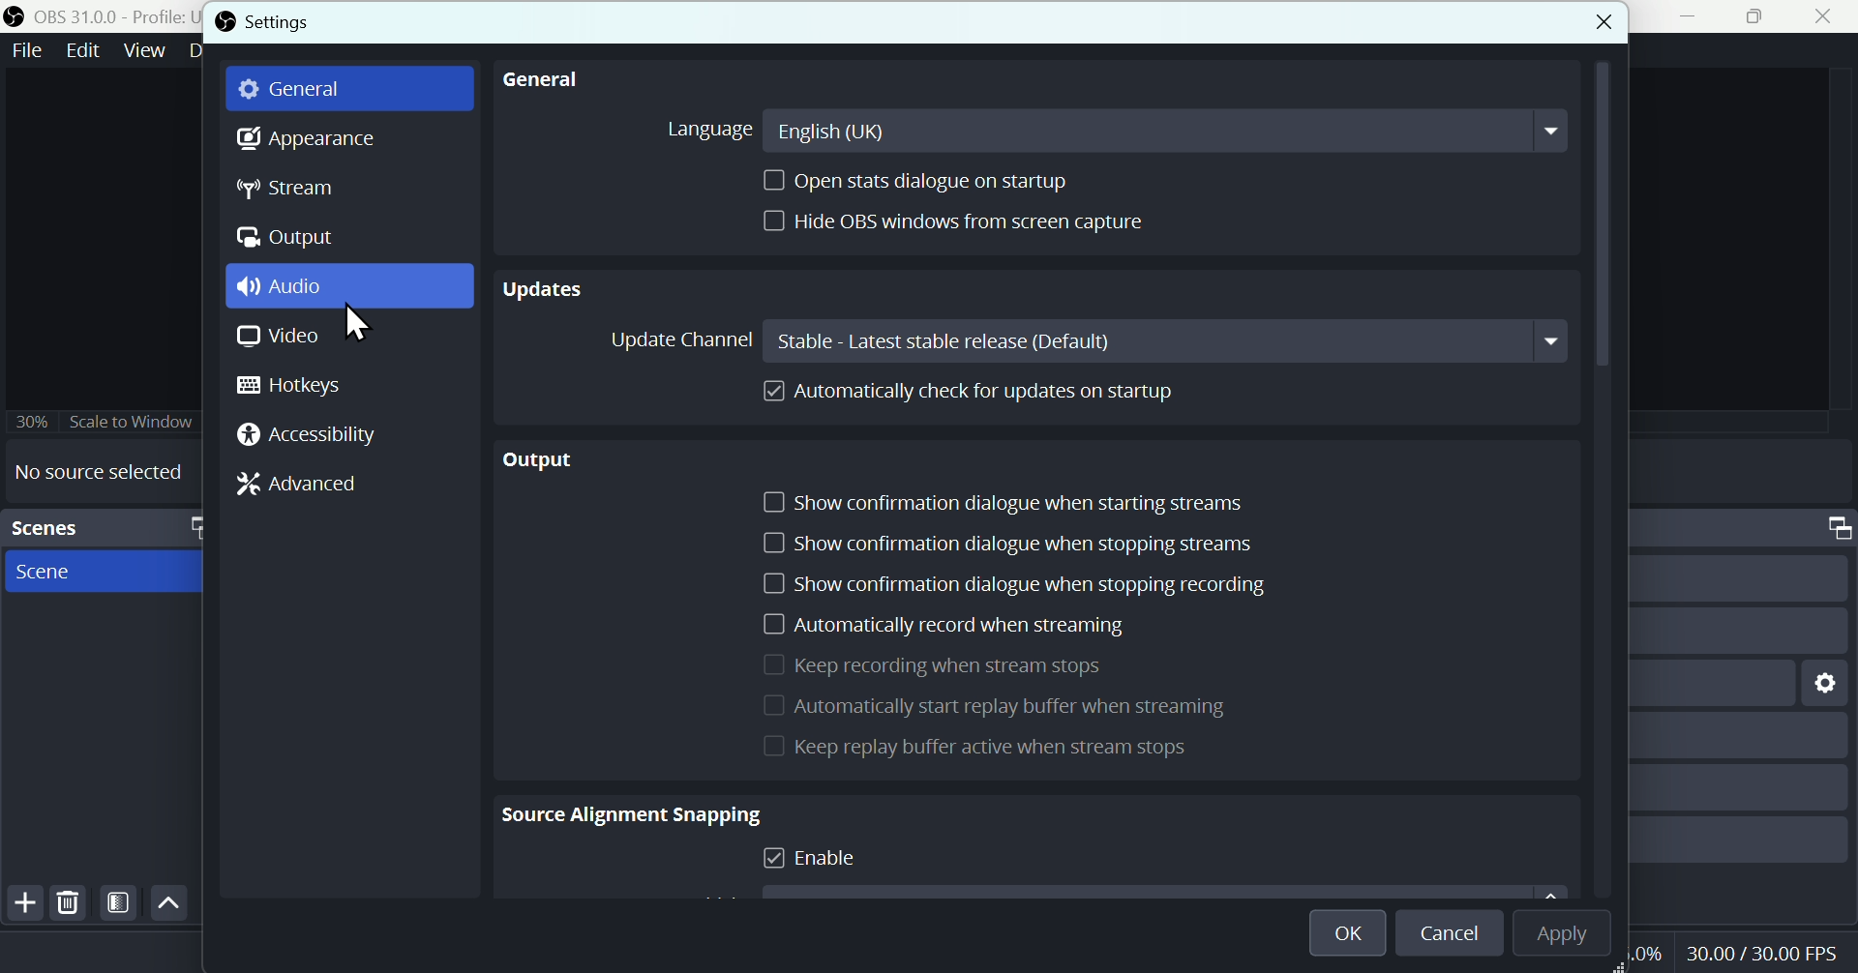  What do you see at coordinates (71, 901) in the screenshot?
I see `Delete` at bounding box center [71, 901].